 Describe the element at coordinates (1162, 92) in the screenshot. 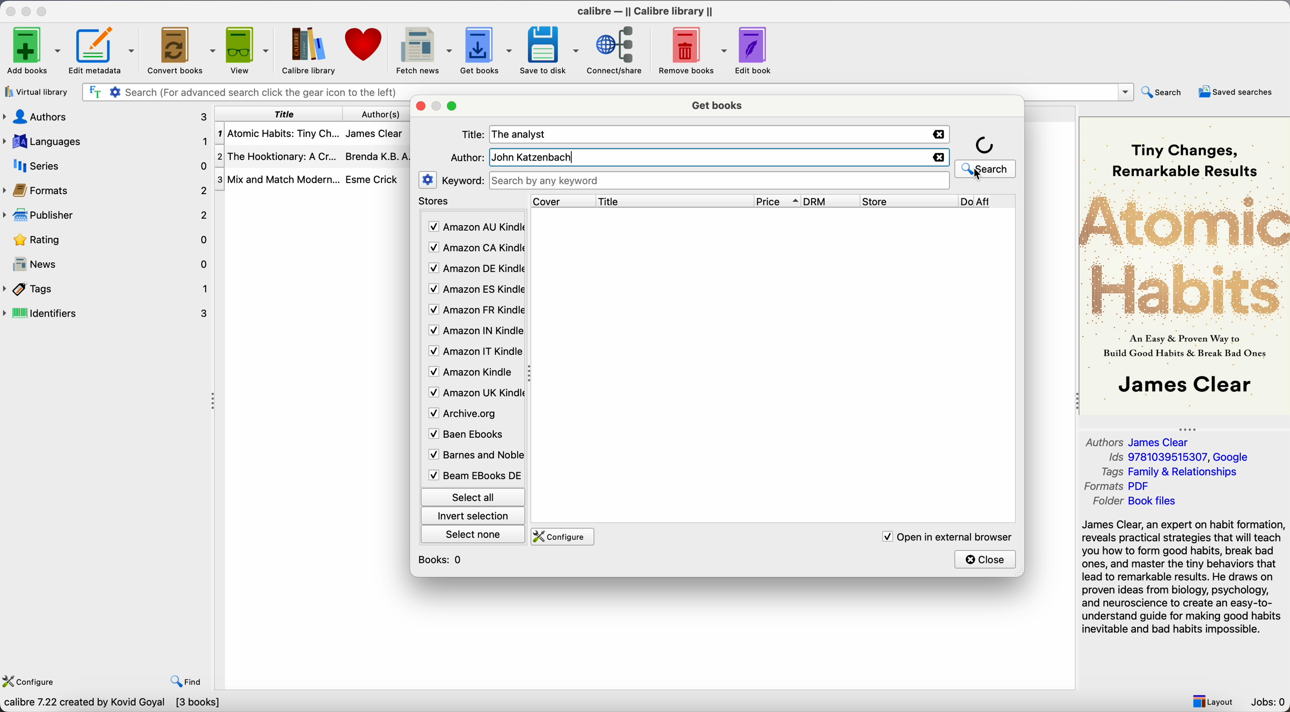

I see `search` at that location.